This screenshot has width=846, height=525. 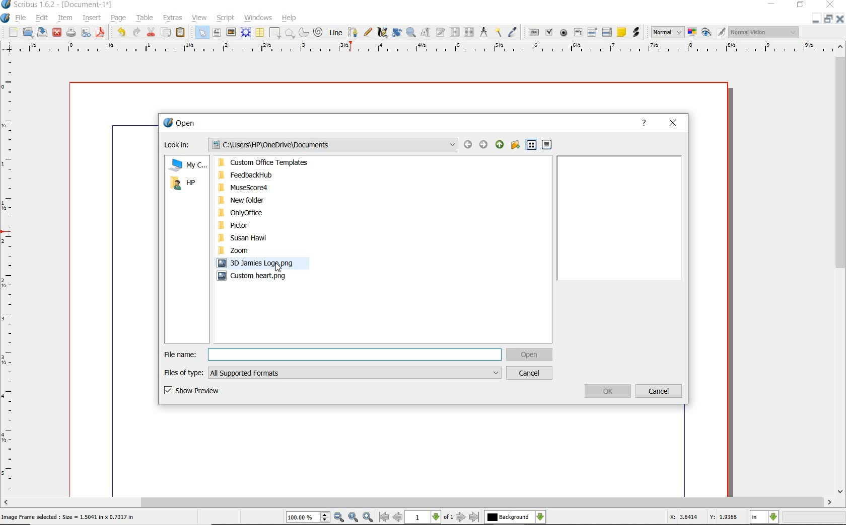 What do you see at coordinates (201, 18) in the screenshot?
I see `view ` at bounding box center [201, 18].